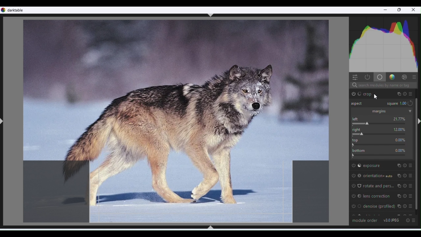 Image resolution: width=421 pixels, height=237 pixels. Describe the element at coordinates (410, 103) in the screenshot. I see `reset` at that location.